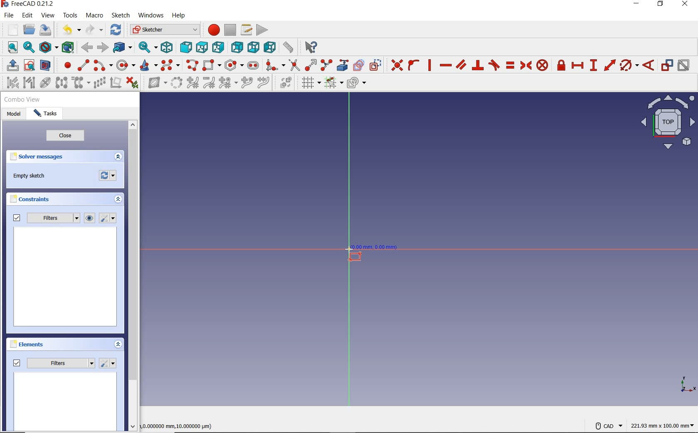  Describe the element at coordinates (117, 200) in the screenshot. I see `expand` at that location.